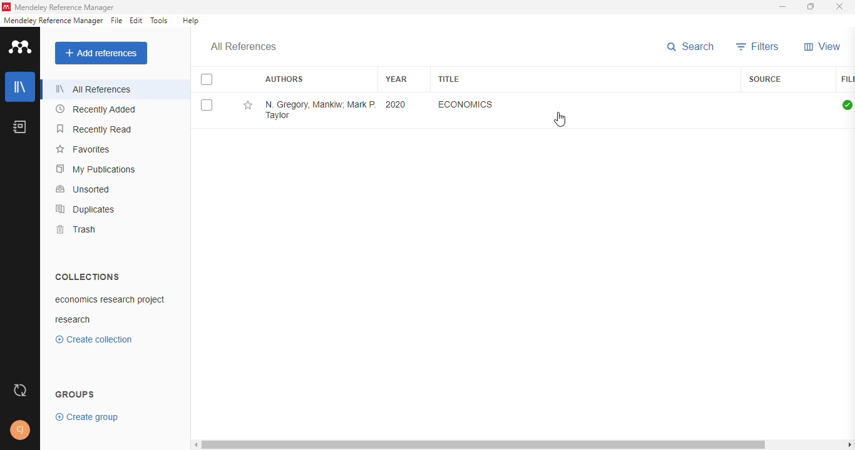 The height and width of the screenshot is (450, 855). Describe the element at coordinates (53, 21) in the screenshot. I see `mendeley reference manager` at that location.